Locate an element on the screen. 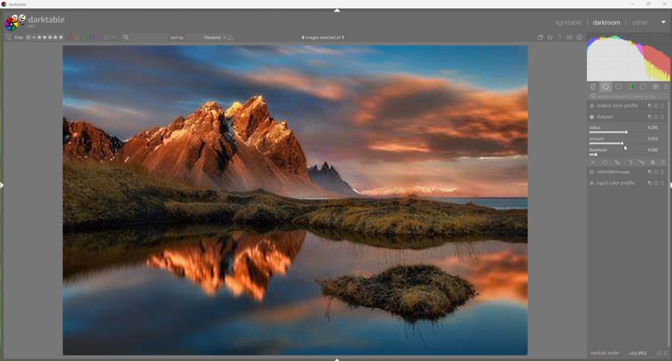 The height and width of the screenshot is (361, 672). close is located at coordinates (665, 4).